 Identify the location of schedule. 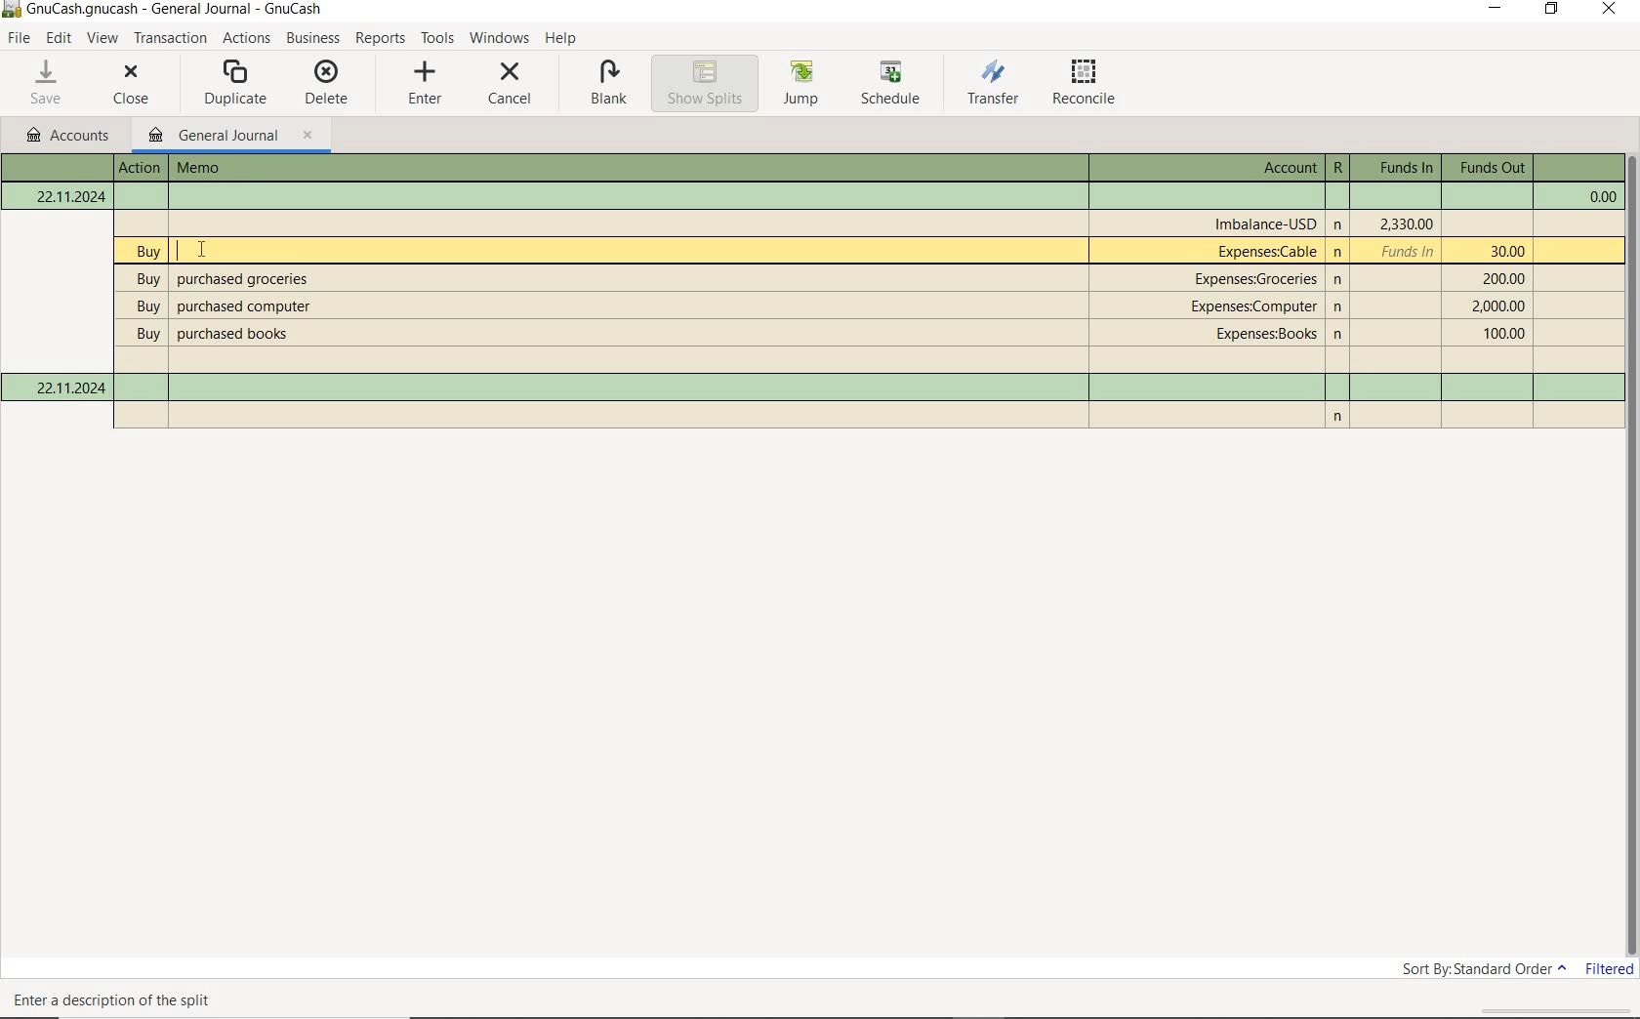
(896, 85).